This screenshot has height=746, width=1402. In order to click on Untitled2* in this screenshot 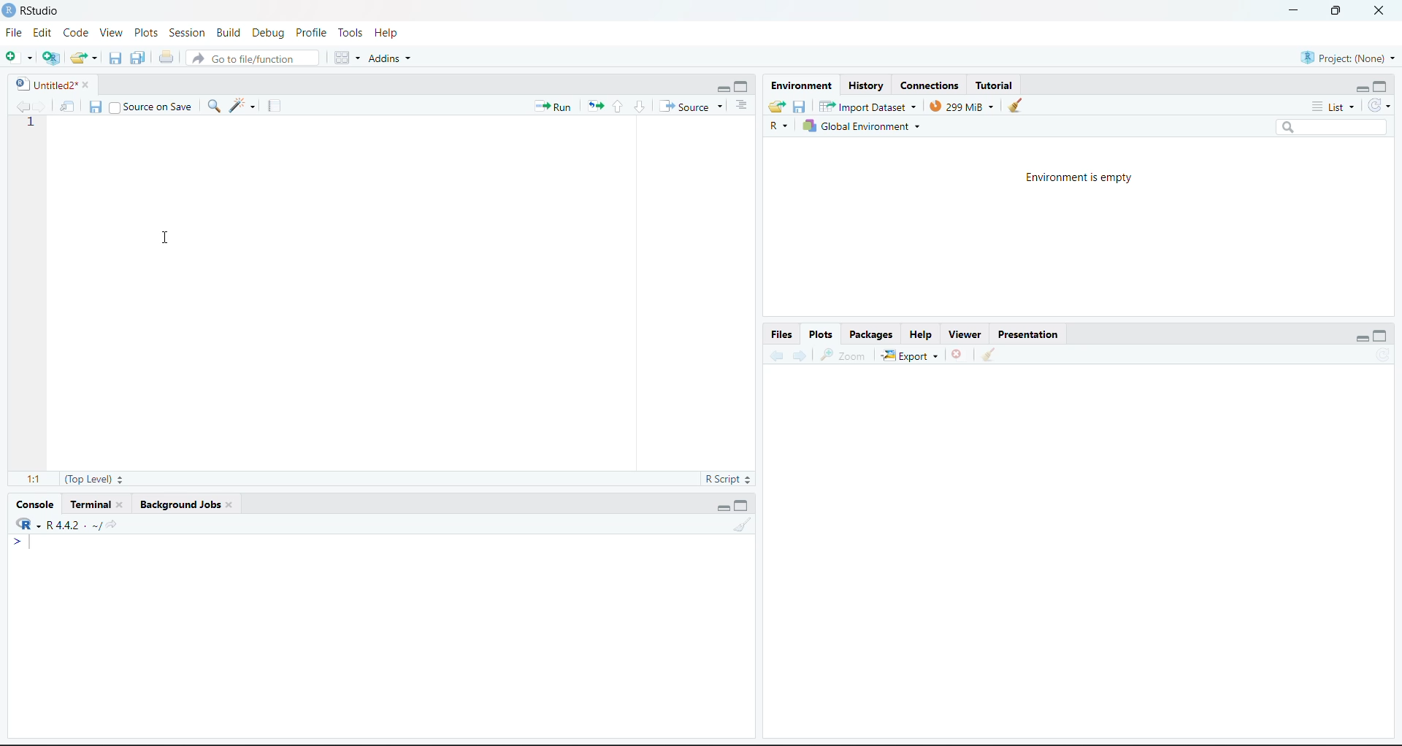, I will do `click(44, 85)`.